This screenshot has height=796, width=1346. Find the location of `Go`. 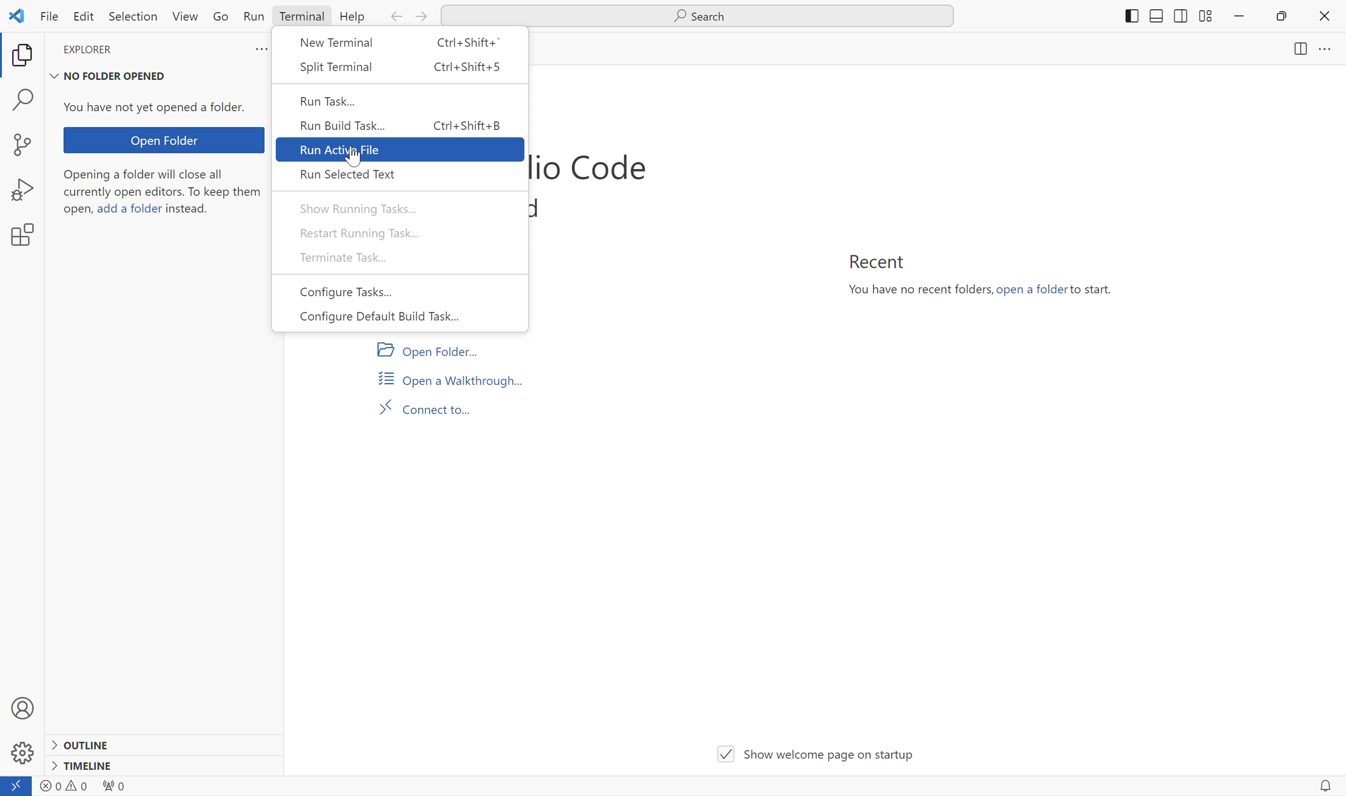

Go is located at coordinates (224, 18).